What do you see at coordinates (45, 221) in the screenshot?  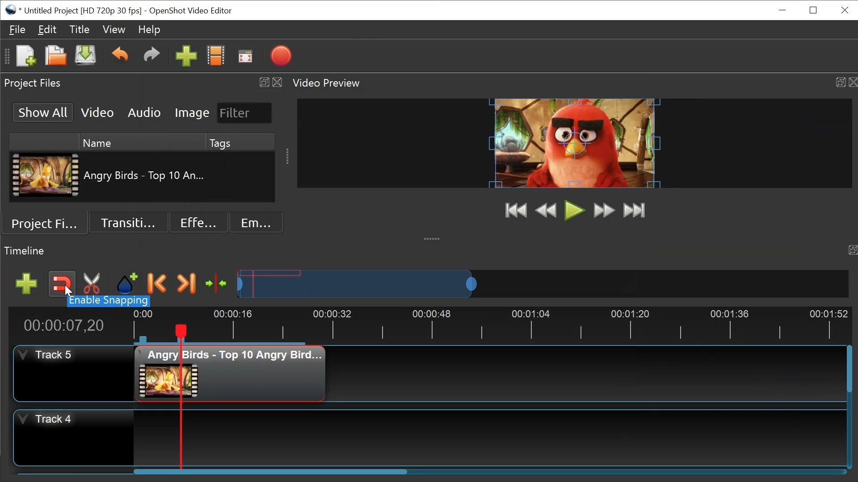 I see `Project Files` at bounding box center [45, 221].